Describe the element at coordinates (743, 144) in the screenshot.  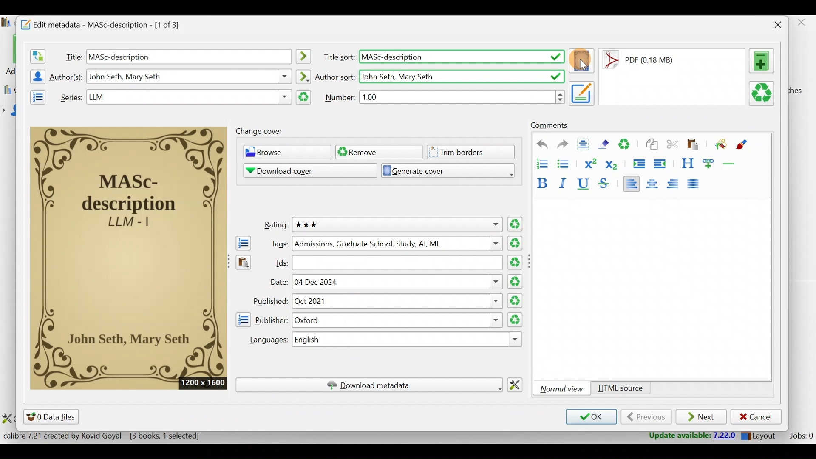
I see `Foreground colour` at that location.